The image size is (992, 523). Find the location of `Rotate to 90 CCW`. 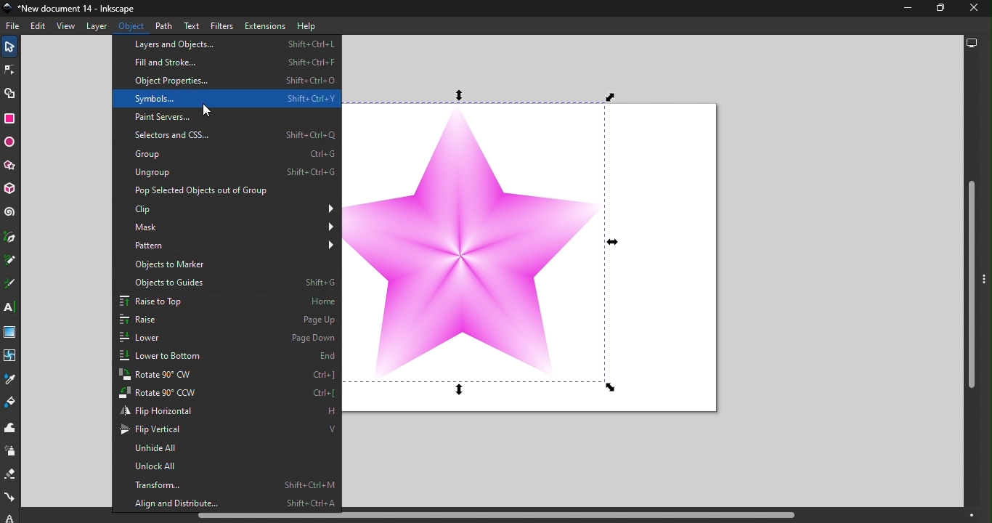

Rotate to 90 CCW is located at coordinates (227, 394).